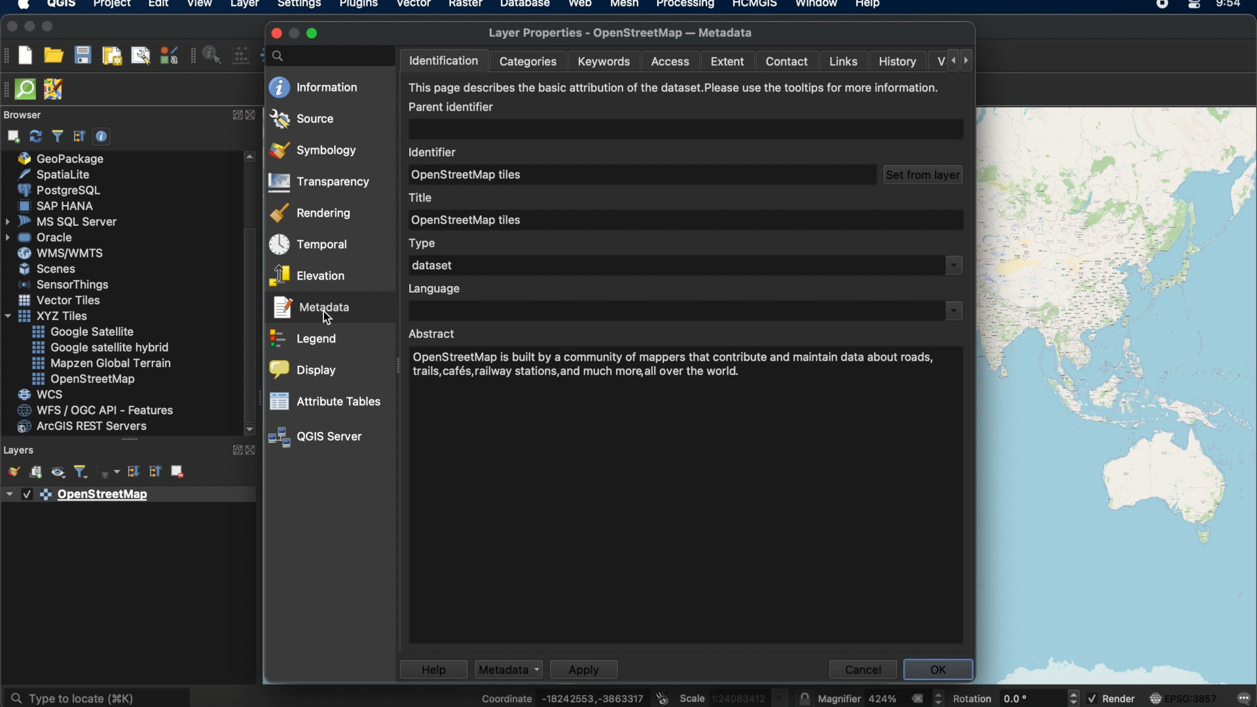  Describe the element at coordinates (64, 158) in the screenshot. I see `geo package` at that location.